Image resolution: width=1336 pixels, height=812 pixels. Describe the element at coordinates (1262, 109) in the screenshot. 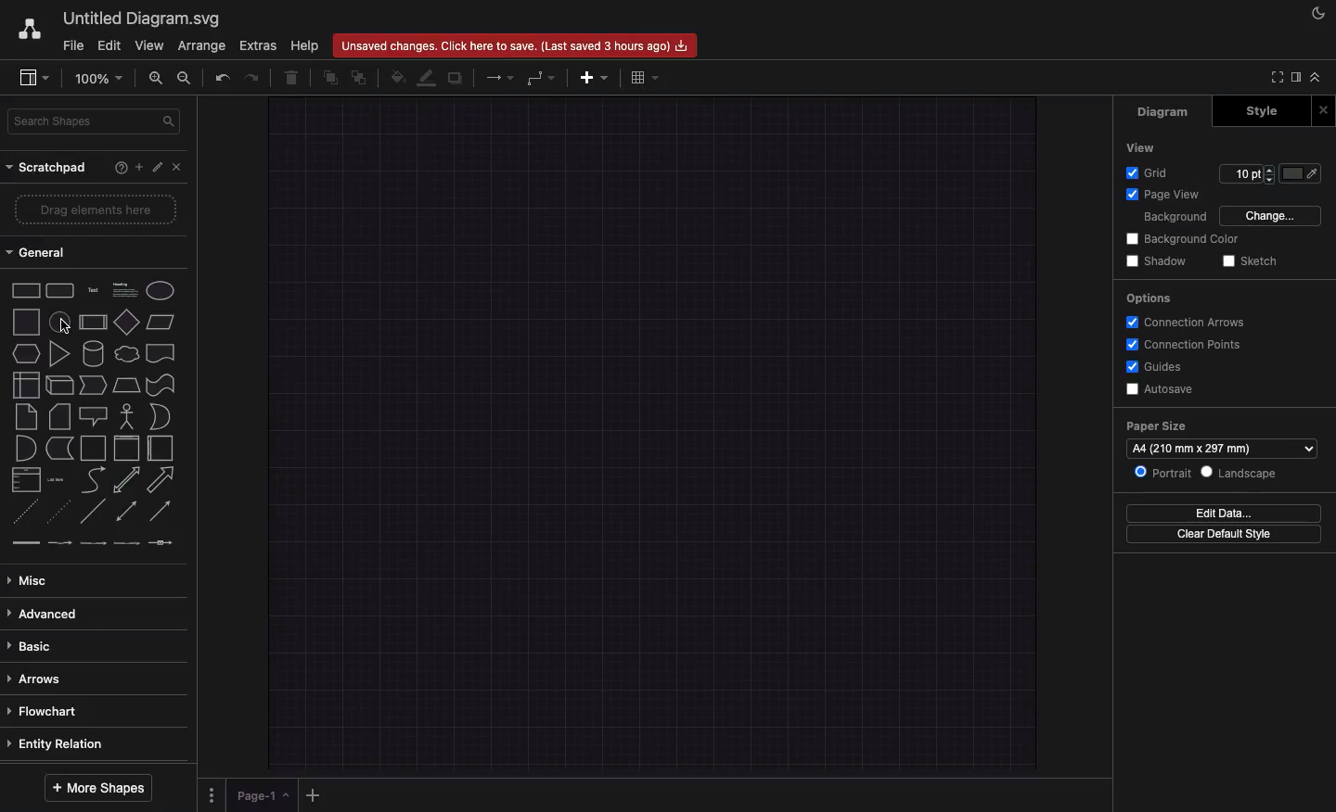

I see `Style ` at that location.